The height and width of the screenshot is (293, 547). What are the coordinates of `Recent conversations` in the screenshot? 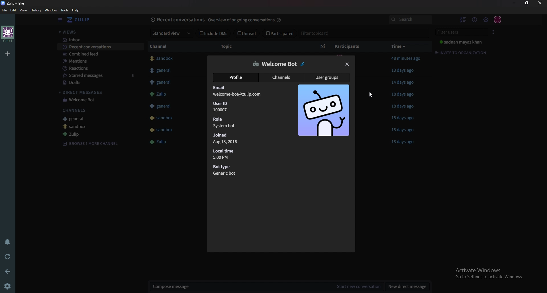 It's located at (101, 47).